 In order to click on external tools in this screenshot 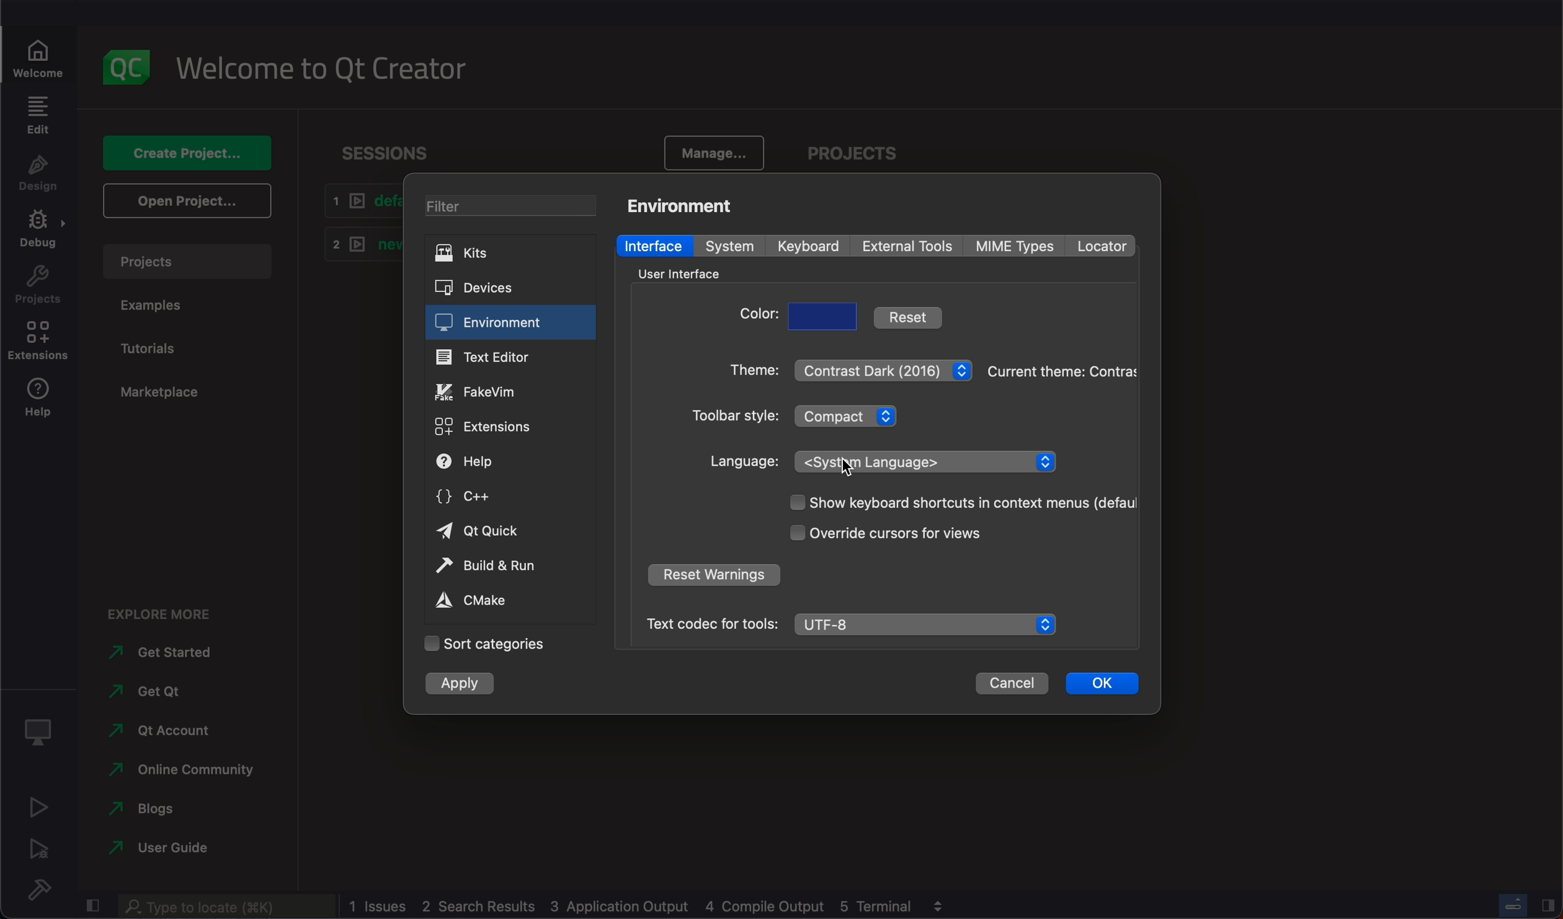, I will do `click(913, 247)`.